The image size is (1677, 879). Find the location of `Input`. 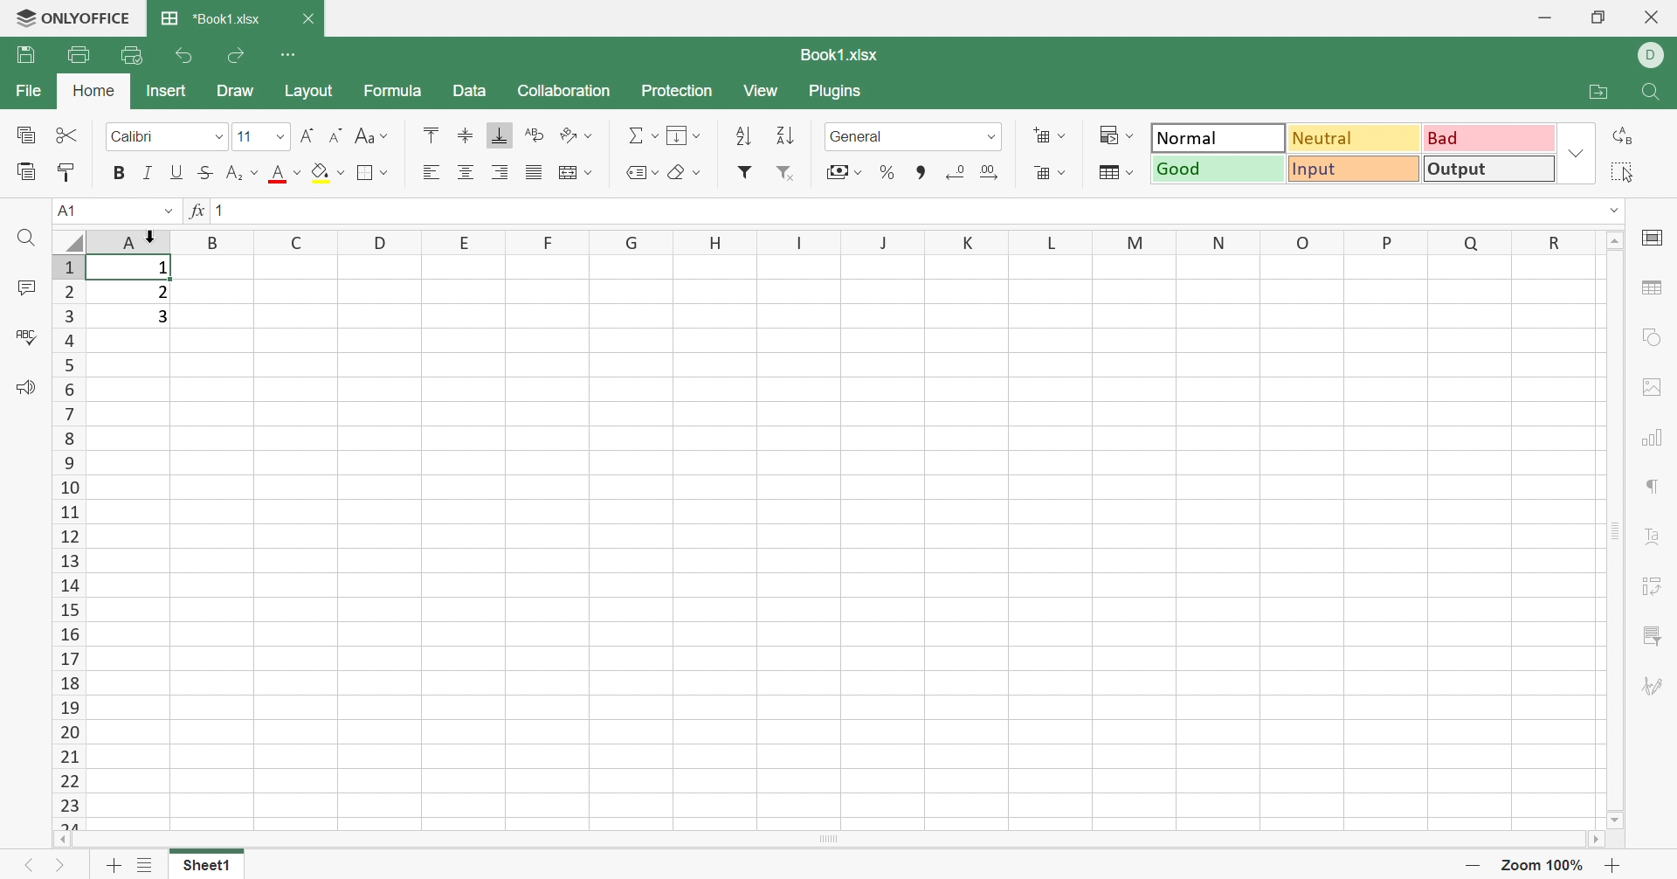

Input is located at coordinates (1356, 170).